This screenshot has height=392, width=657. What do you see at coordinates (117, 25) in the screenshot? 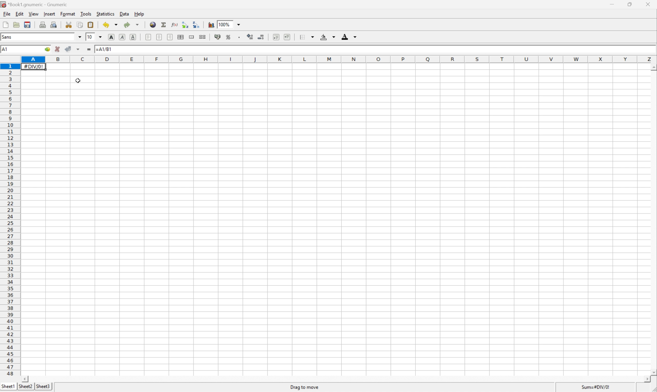
I see `Drop down` at bounding box center [117, 25].